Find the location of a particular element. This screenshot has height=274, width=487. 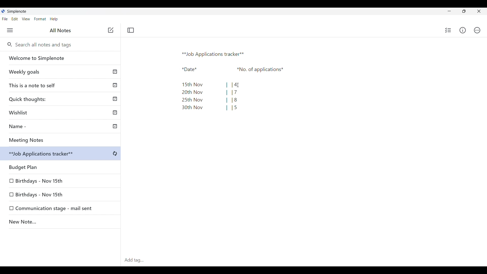

Maximize is located at coordinates (464, 11).